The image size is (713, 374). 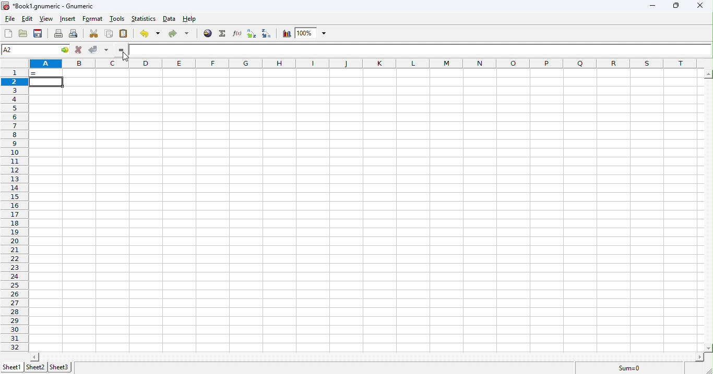 I want to click on select function, so click(x=224, y=34).